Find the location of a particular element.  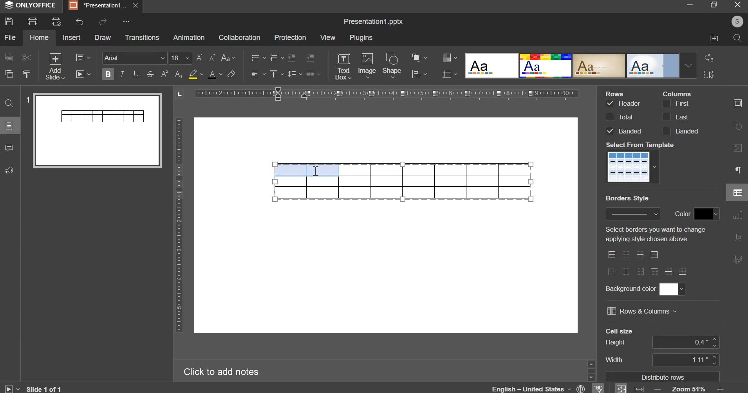

protection is located at coordinates (290, 38).